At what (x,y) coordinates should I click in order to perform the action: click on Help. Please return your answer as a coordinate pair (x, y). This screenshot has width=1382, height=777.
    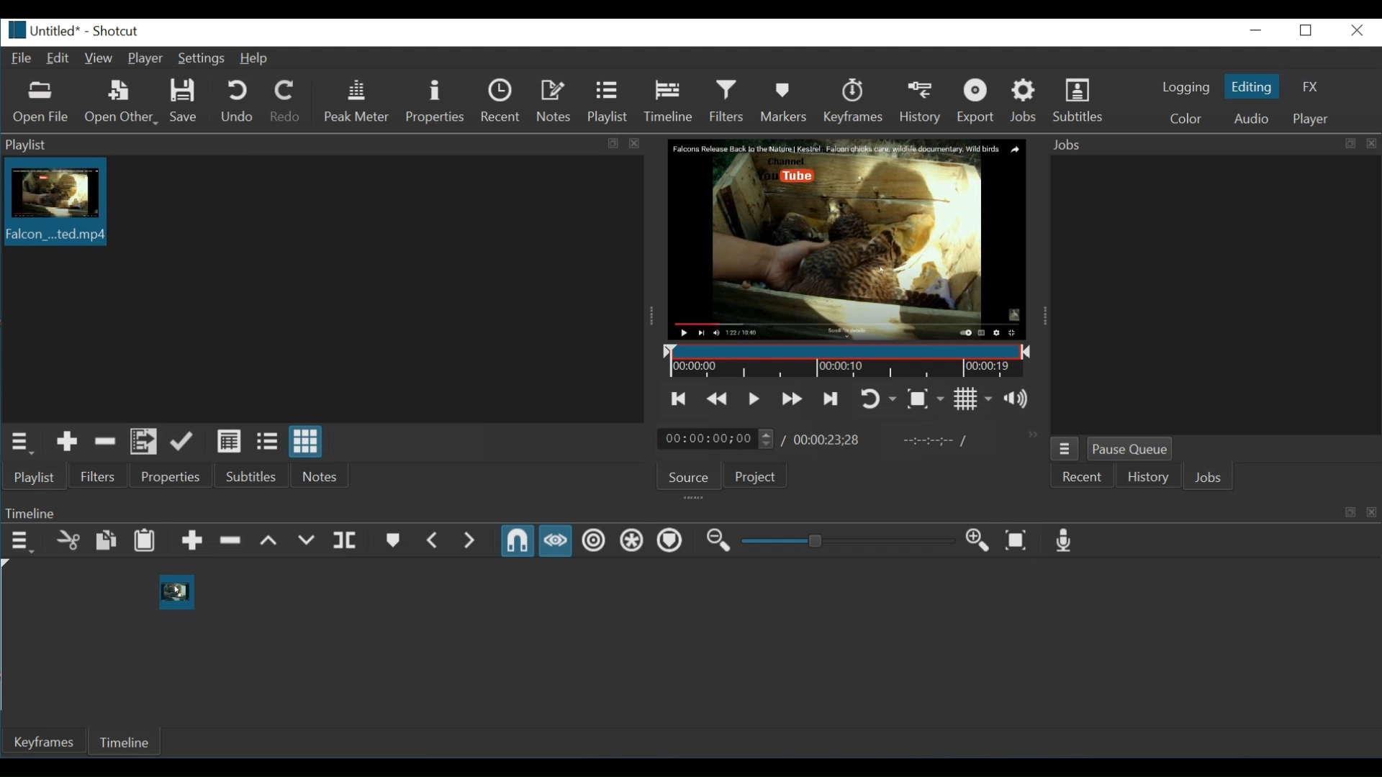
    Looking at the image, I should click on (256, 60).